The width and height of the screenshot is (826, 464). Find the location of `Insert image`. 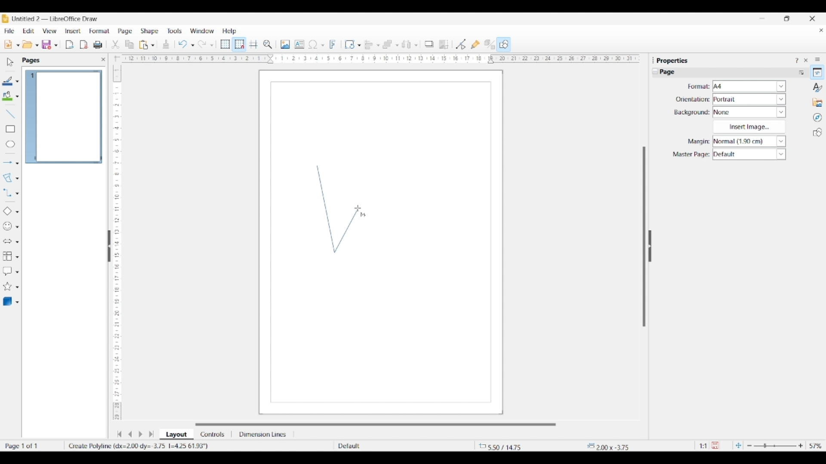

Insert image is located at coordinates (285, 44).